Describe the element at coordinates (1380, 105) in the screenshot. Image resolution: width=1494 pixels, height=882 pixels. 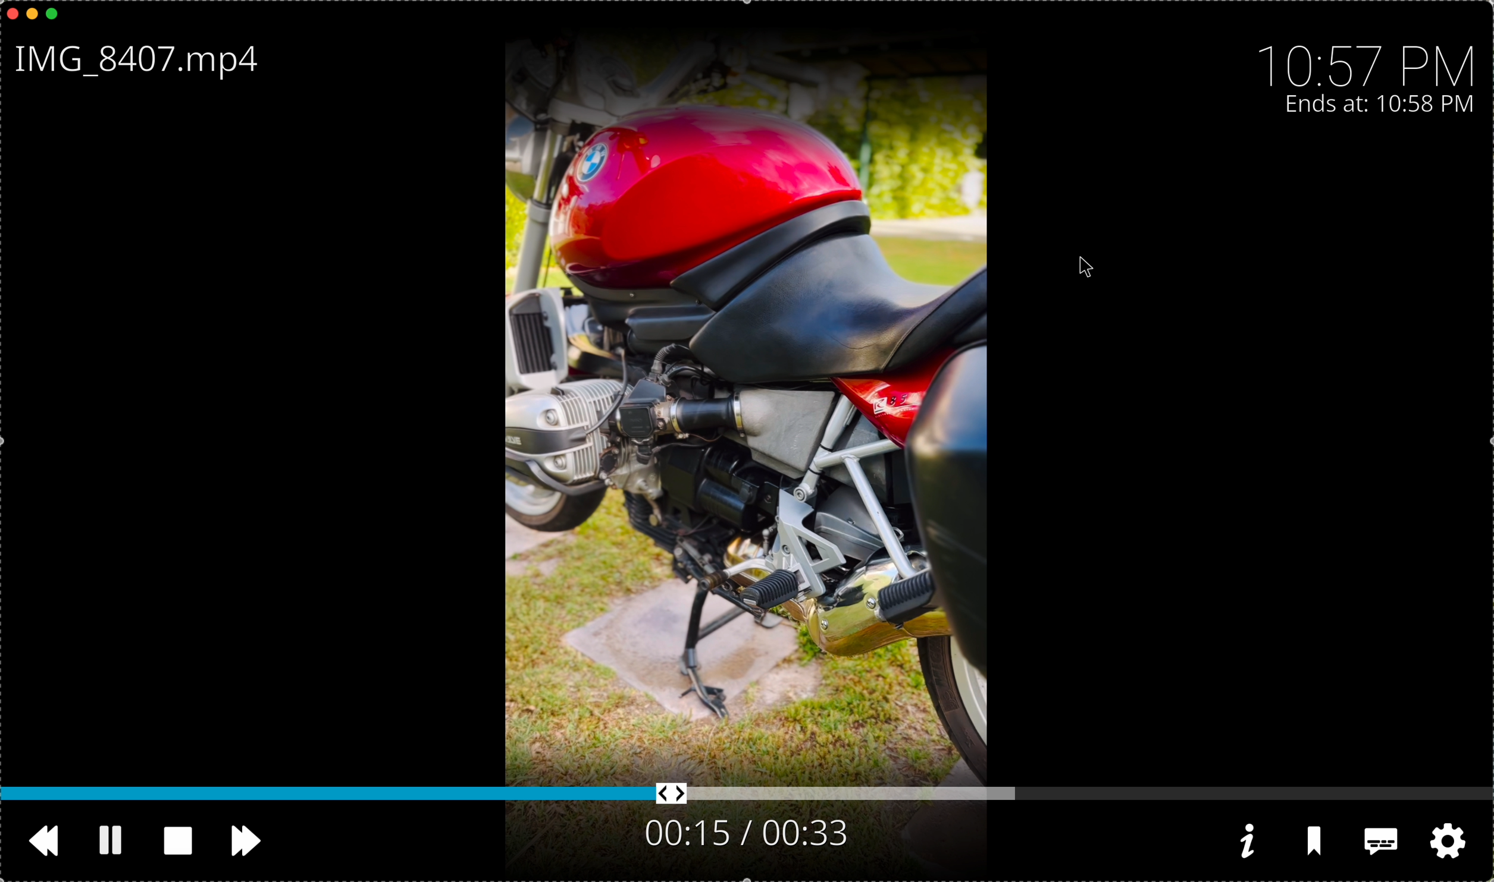
I see `ends at 10:58 PM` at that location.